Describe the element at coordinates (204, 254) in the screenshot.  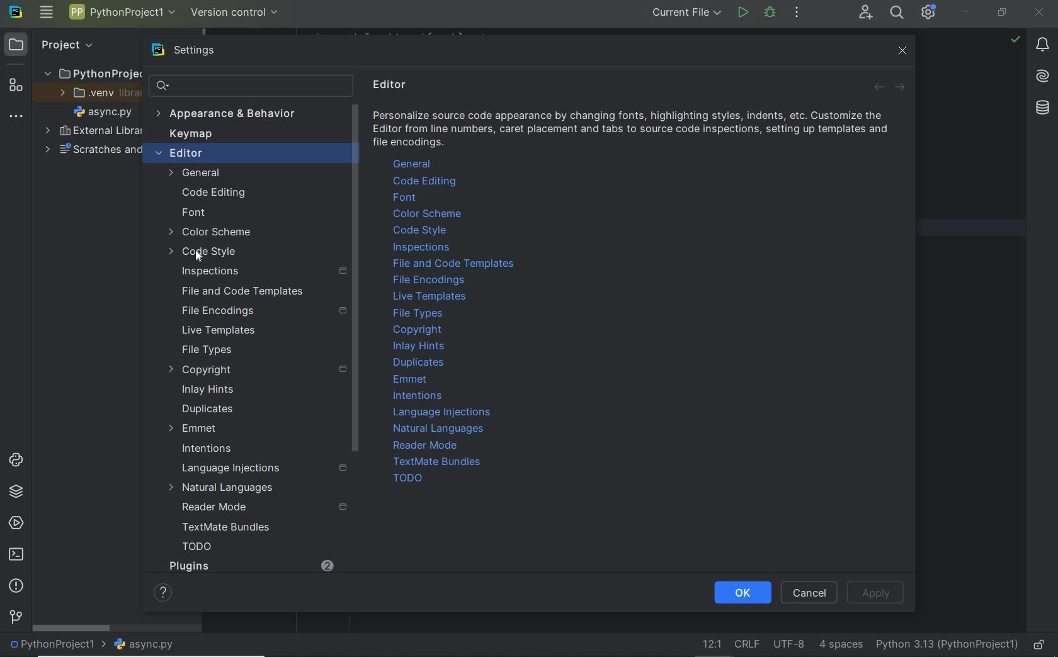
I see `code style` at that location.